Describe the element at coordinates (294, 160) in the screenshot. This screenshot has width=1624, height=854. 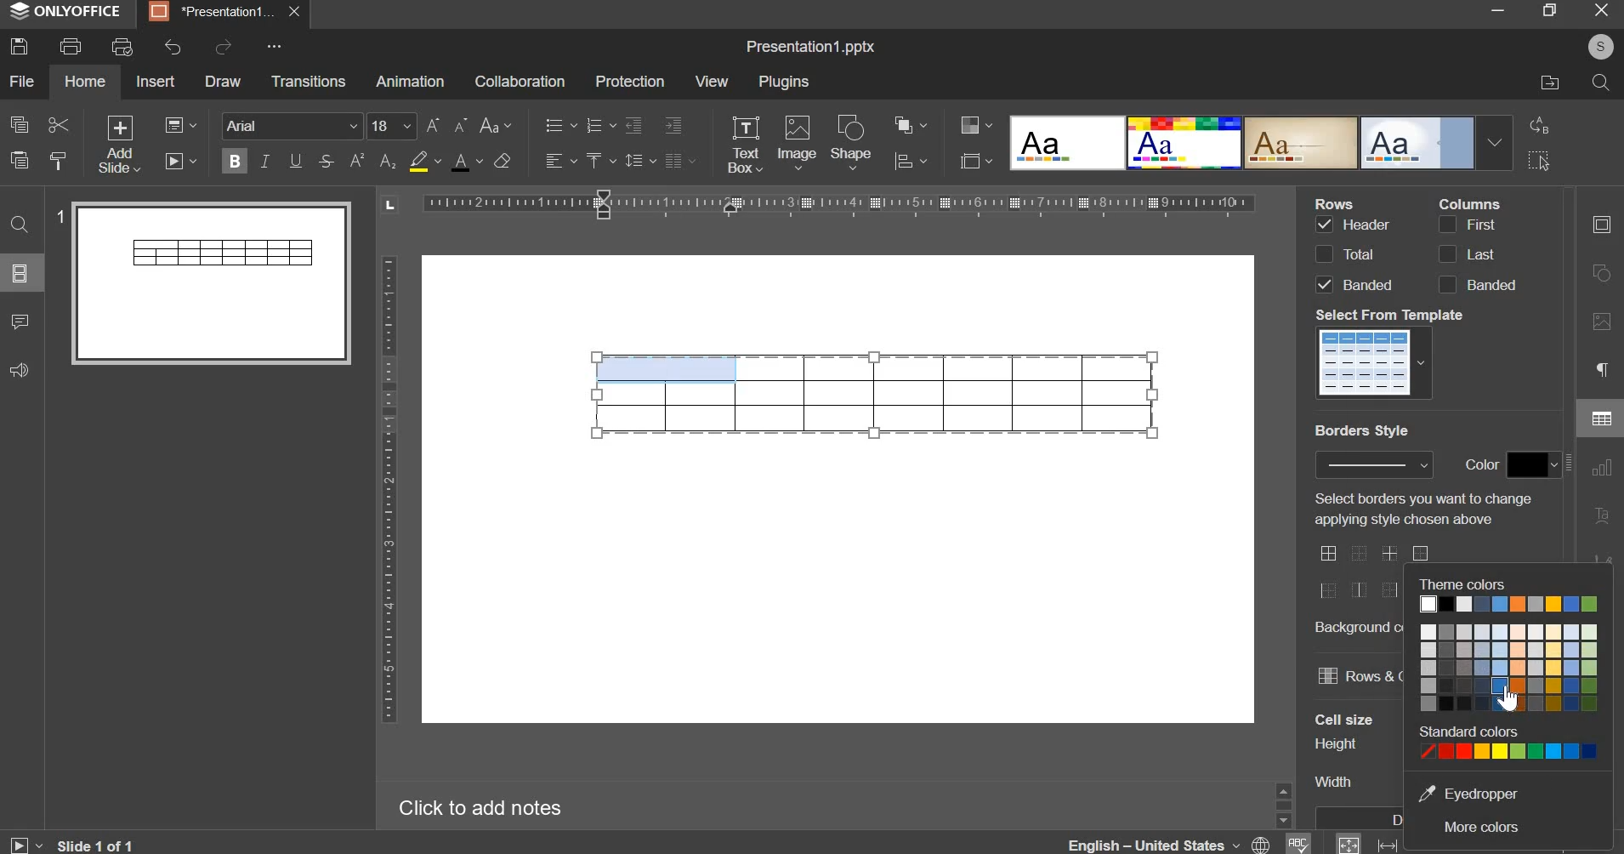
I see `underline` at that location.